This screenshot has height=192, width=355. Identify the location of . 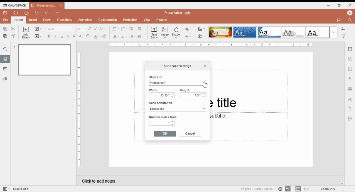
(351, 119).